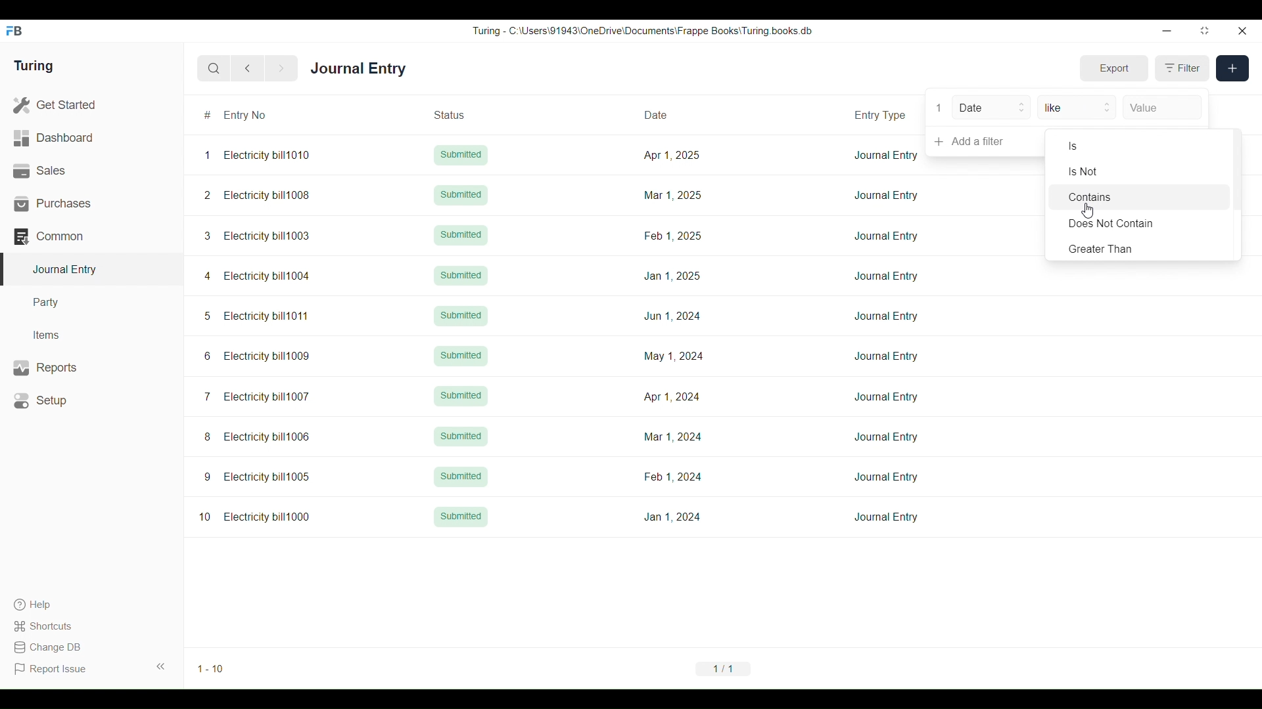  I want to click on Next, so click(281, 69).